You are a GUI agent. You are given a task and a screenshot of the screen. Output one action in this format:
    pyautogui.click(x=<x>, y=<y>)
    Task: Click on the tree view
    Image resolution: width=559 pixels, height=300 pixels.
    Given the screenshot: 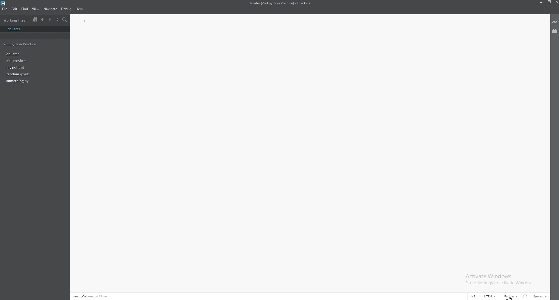 What is the action you would take?
    pyautogui.click(x=35, y=19)
    